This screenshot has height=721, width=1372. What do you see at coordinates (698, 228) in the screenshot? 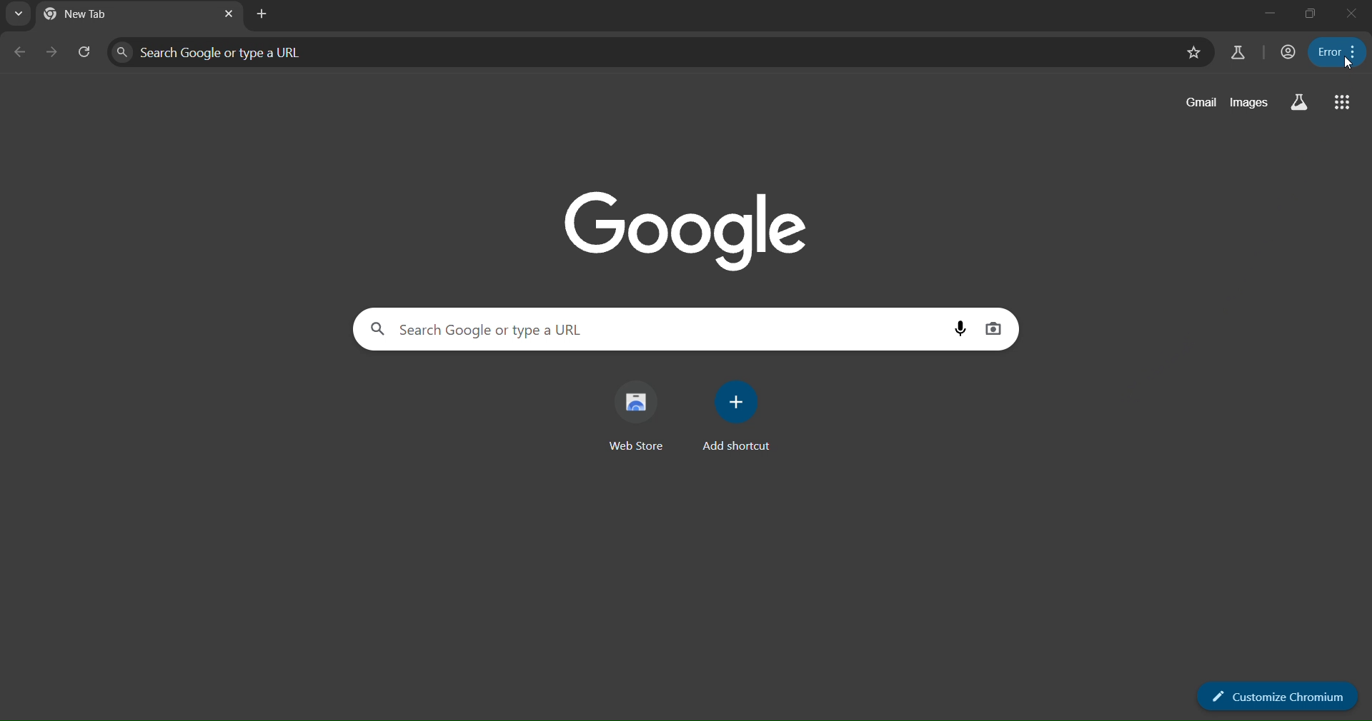
I see `image` at bounding box center [698, 228].